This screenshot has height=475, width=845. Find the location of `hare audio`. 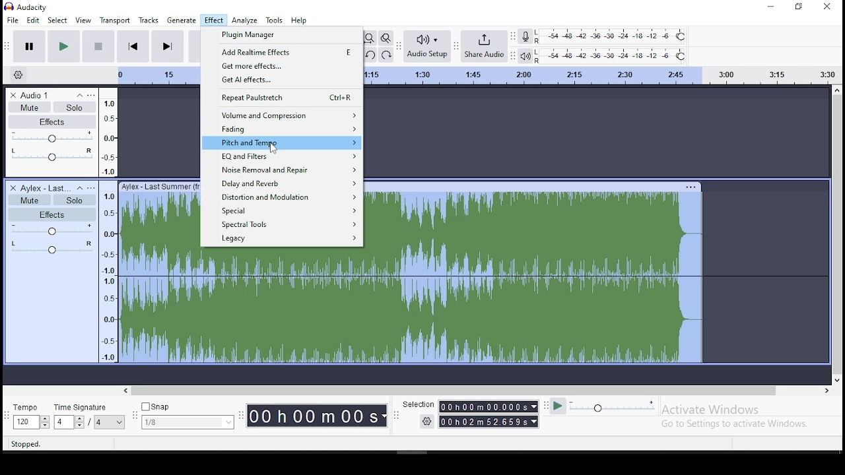

hare audio is located at coordinates (485, 47).